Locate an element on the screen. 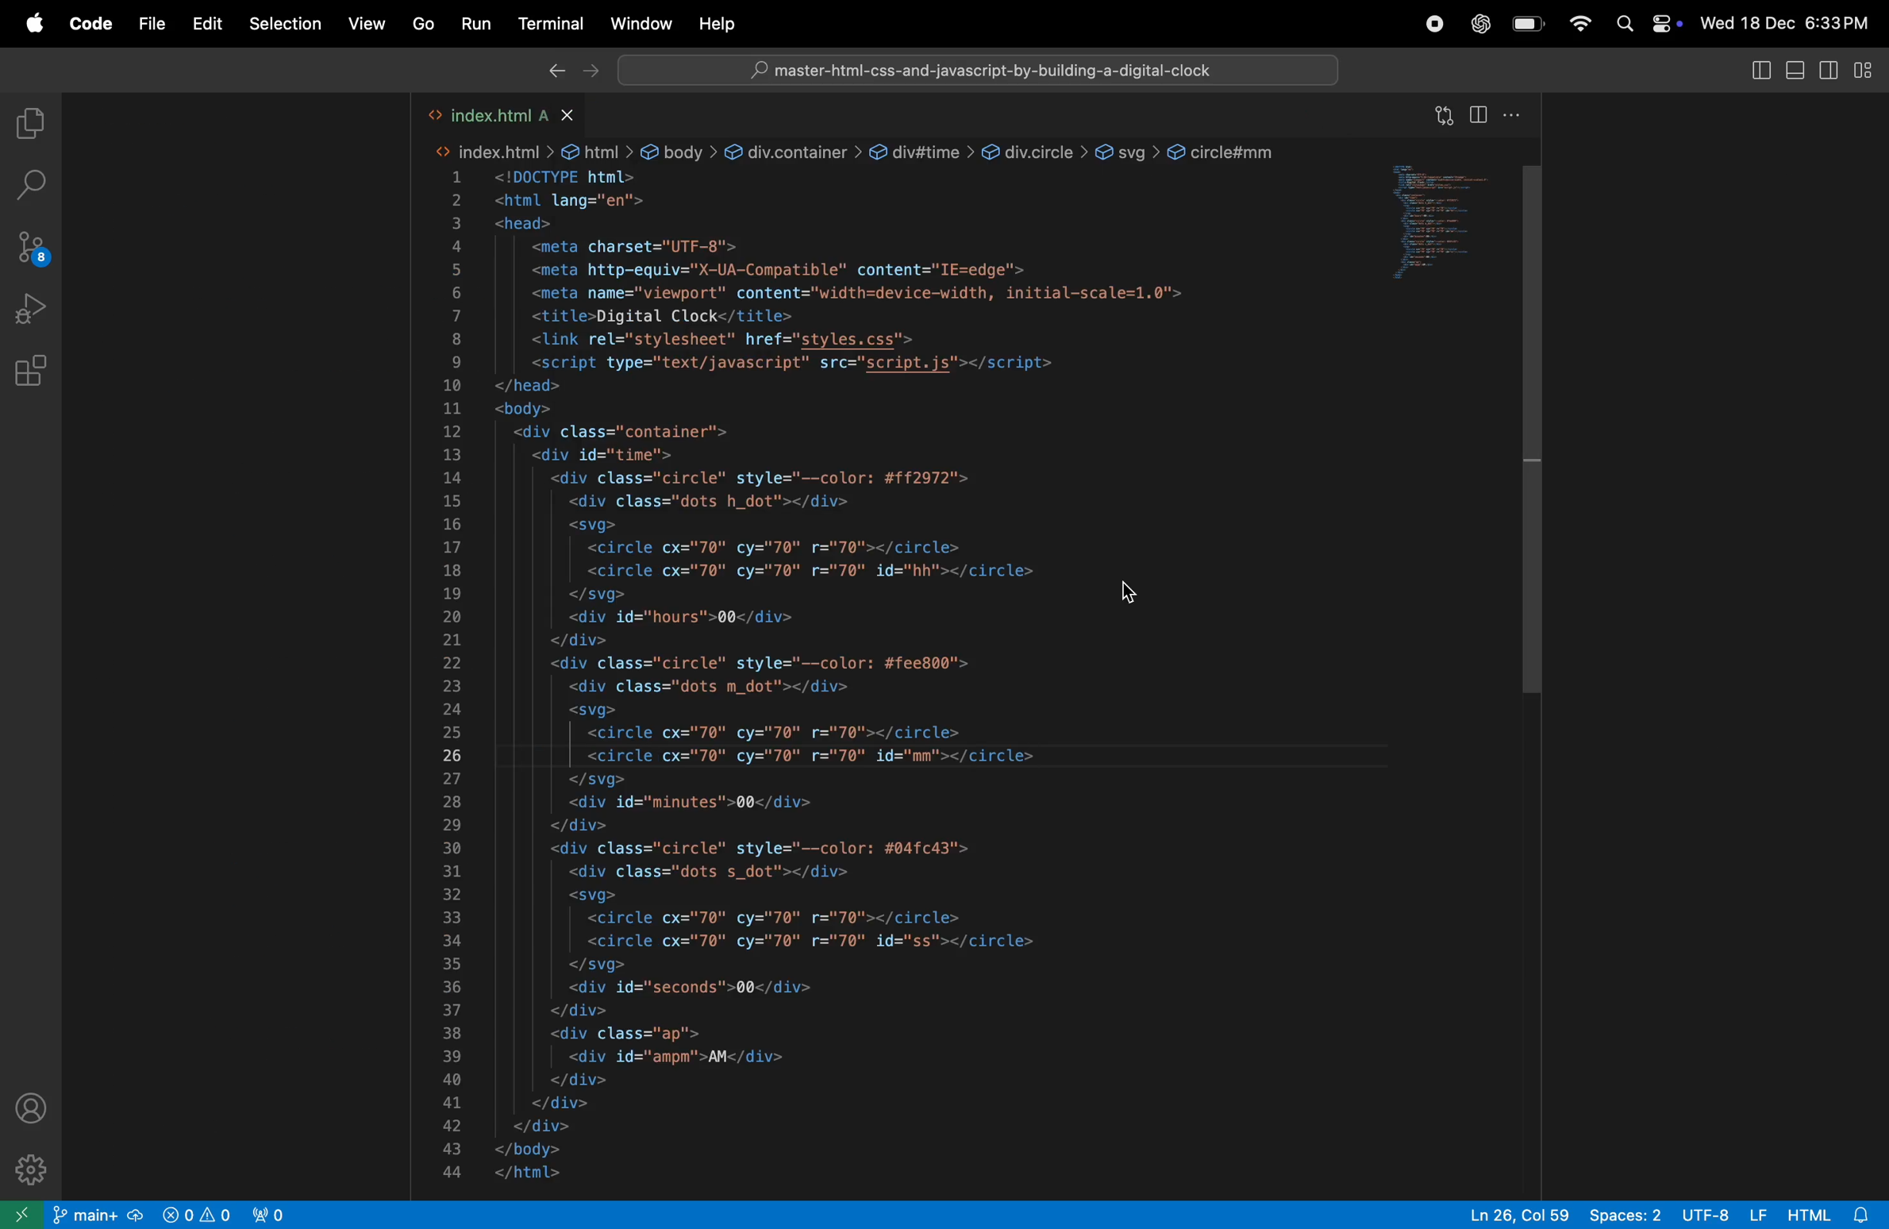 The image size is (1889, 1229). file is located at coordinates (149, 23).